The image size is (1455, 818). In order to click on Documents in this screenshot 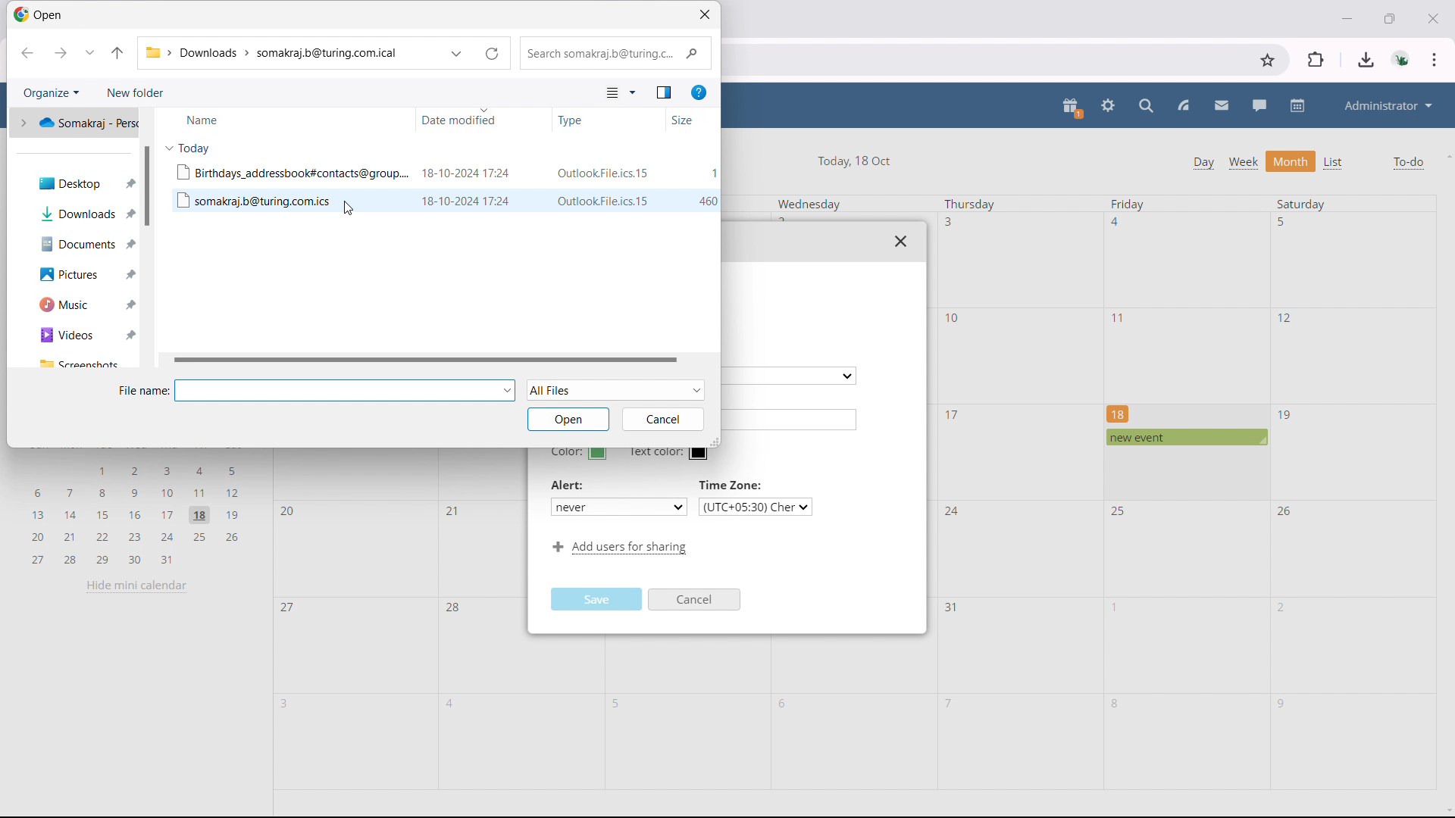, I will do `click(75, 245)`.